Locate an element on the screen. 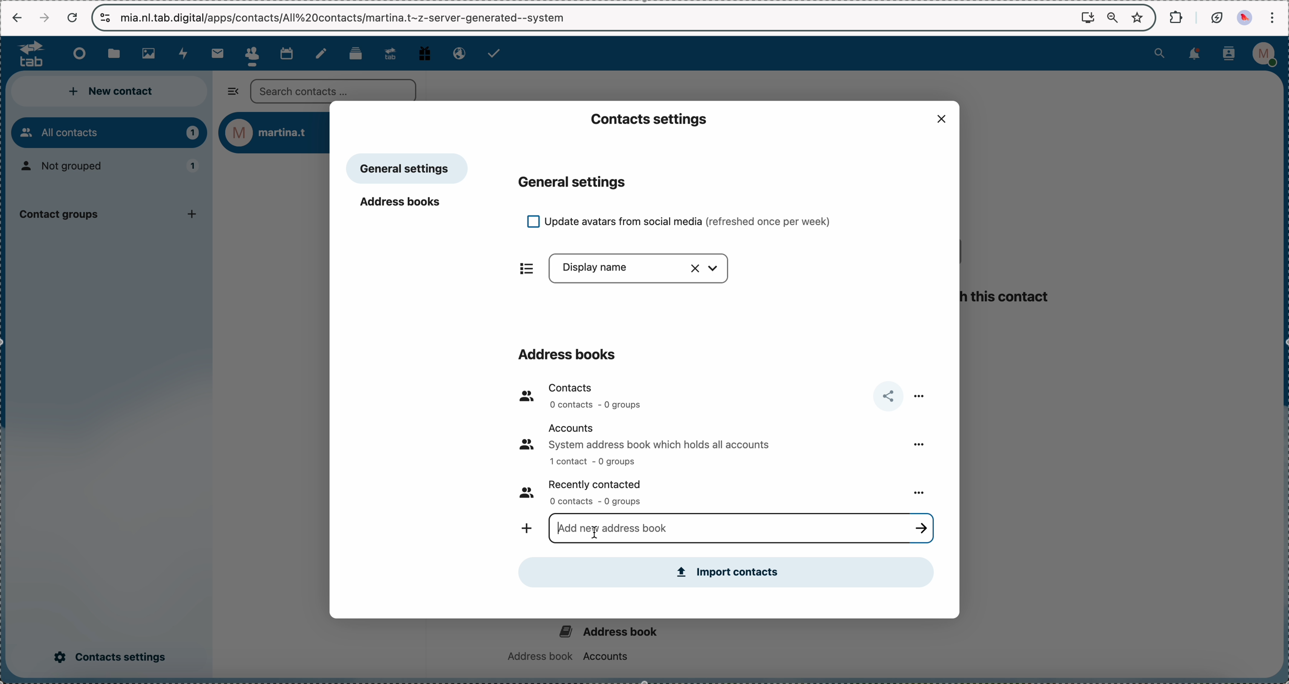 Image resolution: width=1289 pixels, height=684 pixels. more options is located at coordinates (921, 394).